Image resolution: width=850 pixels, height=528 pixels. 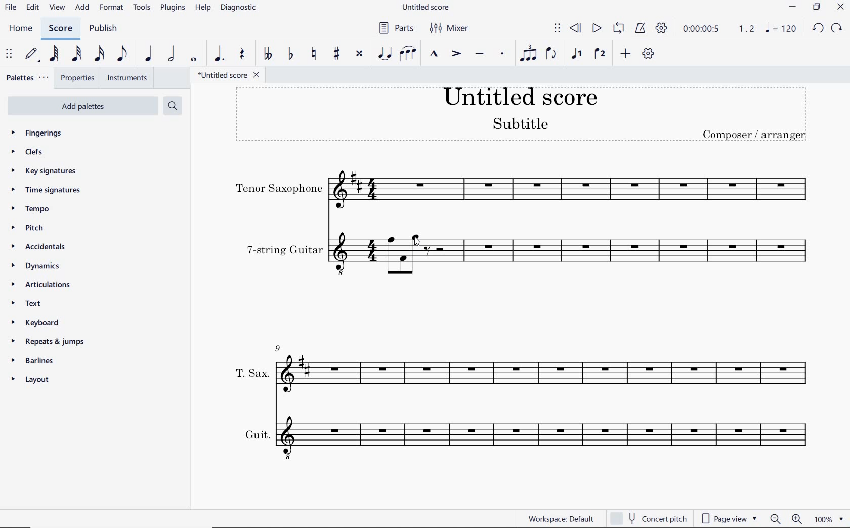 I want to click on TEMPO, so click(x=33, y=209).